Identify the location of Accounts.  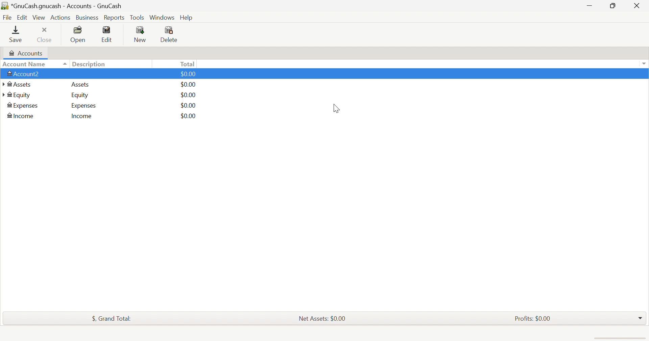
(27, 53).